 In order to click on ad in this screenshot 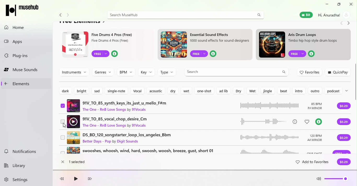, I will do `click(206, 45)`.